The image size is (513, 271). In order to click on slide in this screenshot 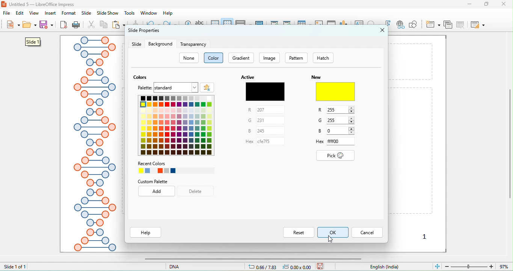, I will do `click(136, 44)`.